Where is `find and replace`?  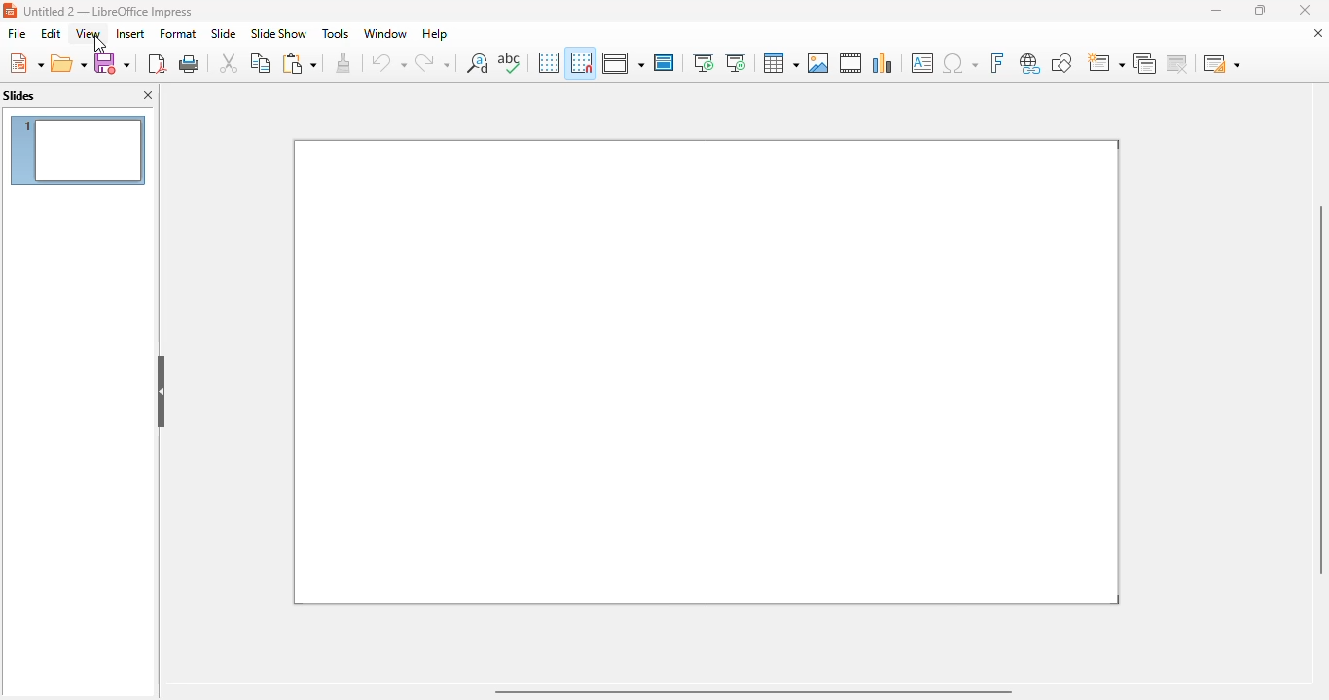
find and replace is located at coordinates (478, 62).